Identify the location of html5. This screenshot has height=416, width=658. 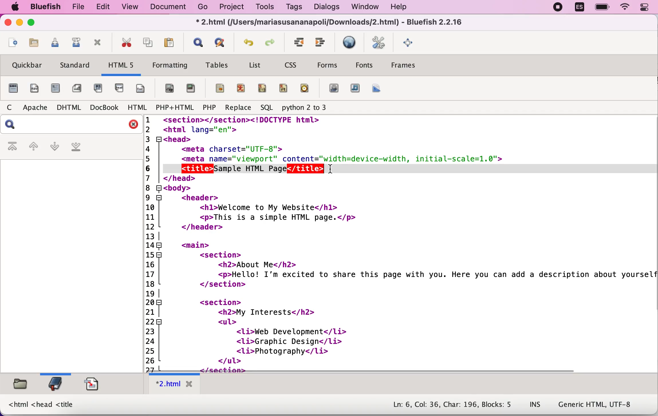
(122, 67).